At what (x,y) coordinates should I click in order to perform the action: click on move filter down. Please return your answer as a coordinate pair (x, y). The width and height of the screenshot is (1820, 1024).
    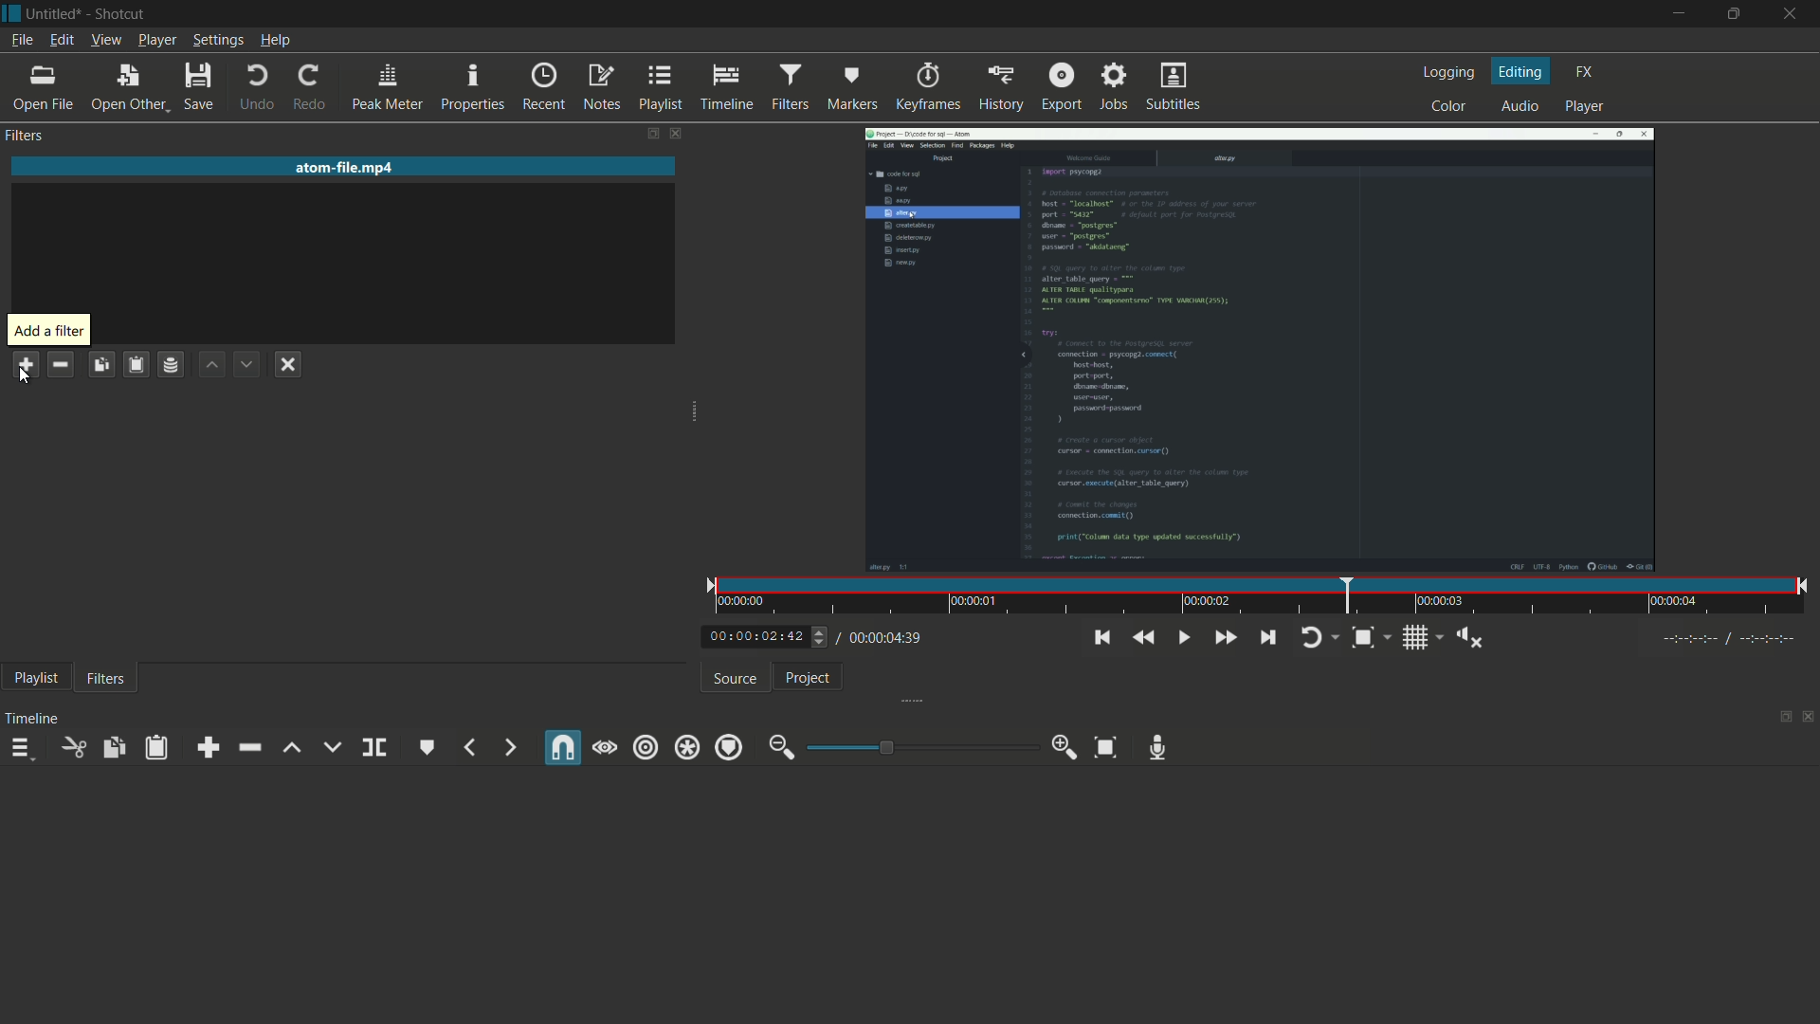
    Looking at the image, I should click on (247, 364).